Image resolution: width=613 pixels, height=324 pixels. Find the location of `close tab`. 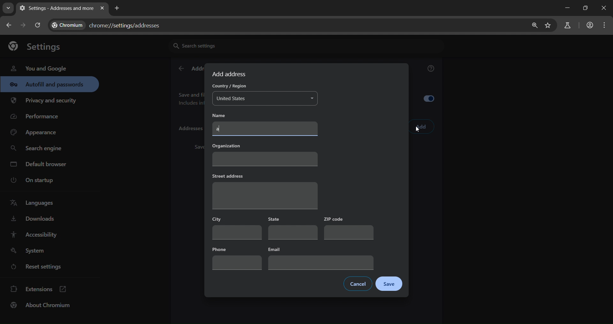

close tab is located at coordinates (102, 9).